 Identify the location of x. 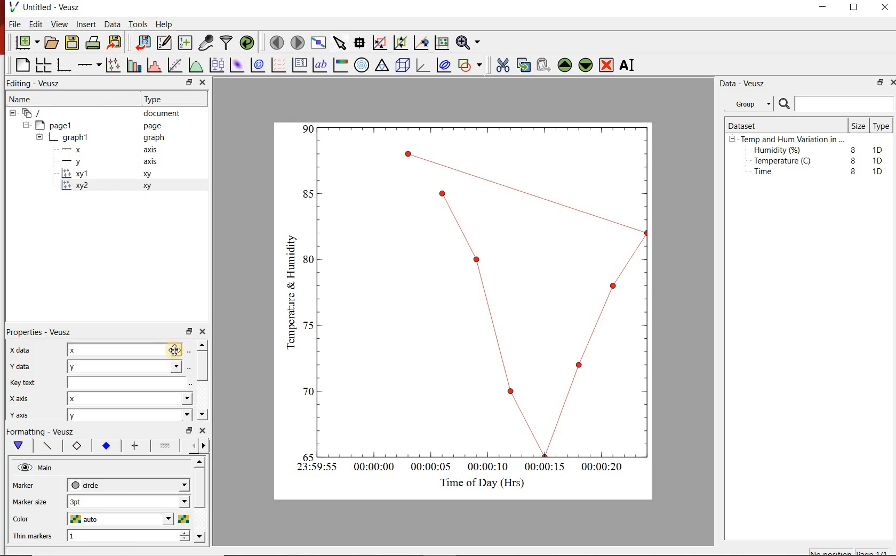
(94, 350).